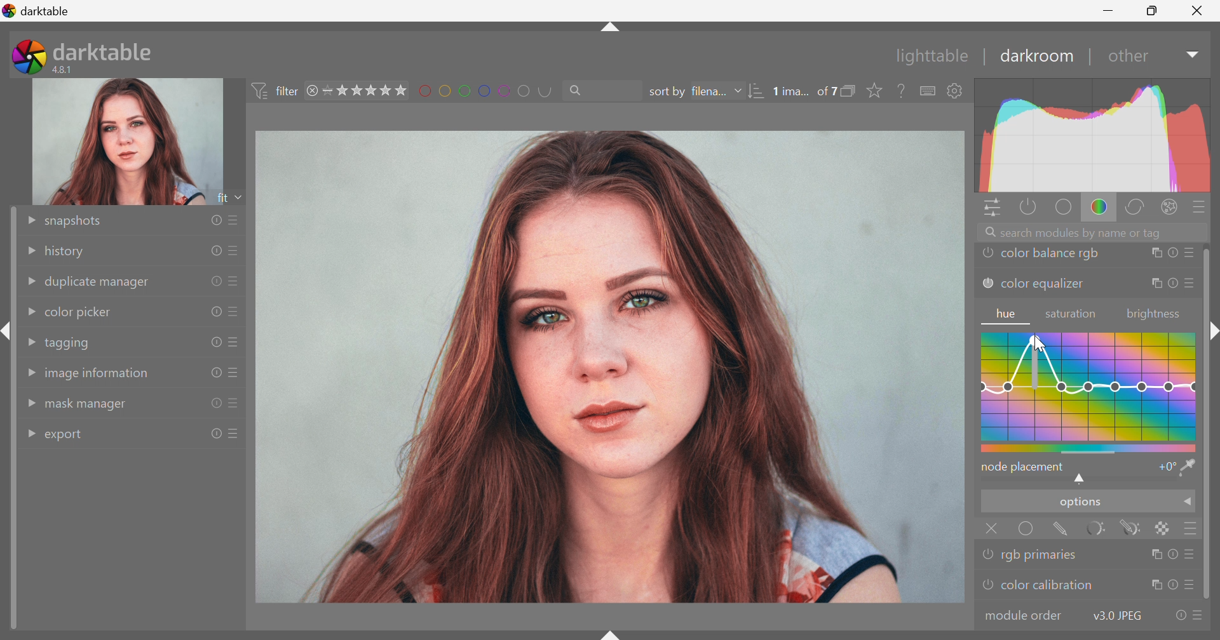  I want to click on mask manager, so click(88, 406).